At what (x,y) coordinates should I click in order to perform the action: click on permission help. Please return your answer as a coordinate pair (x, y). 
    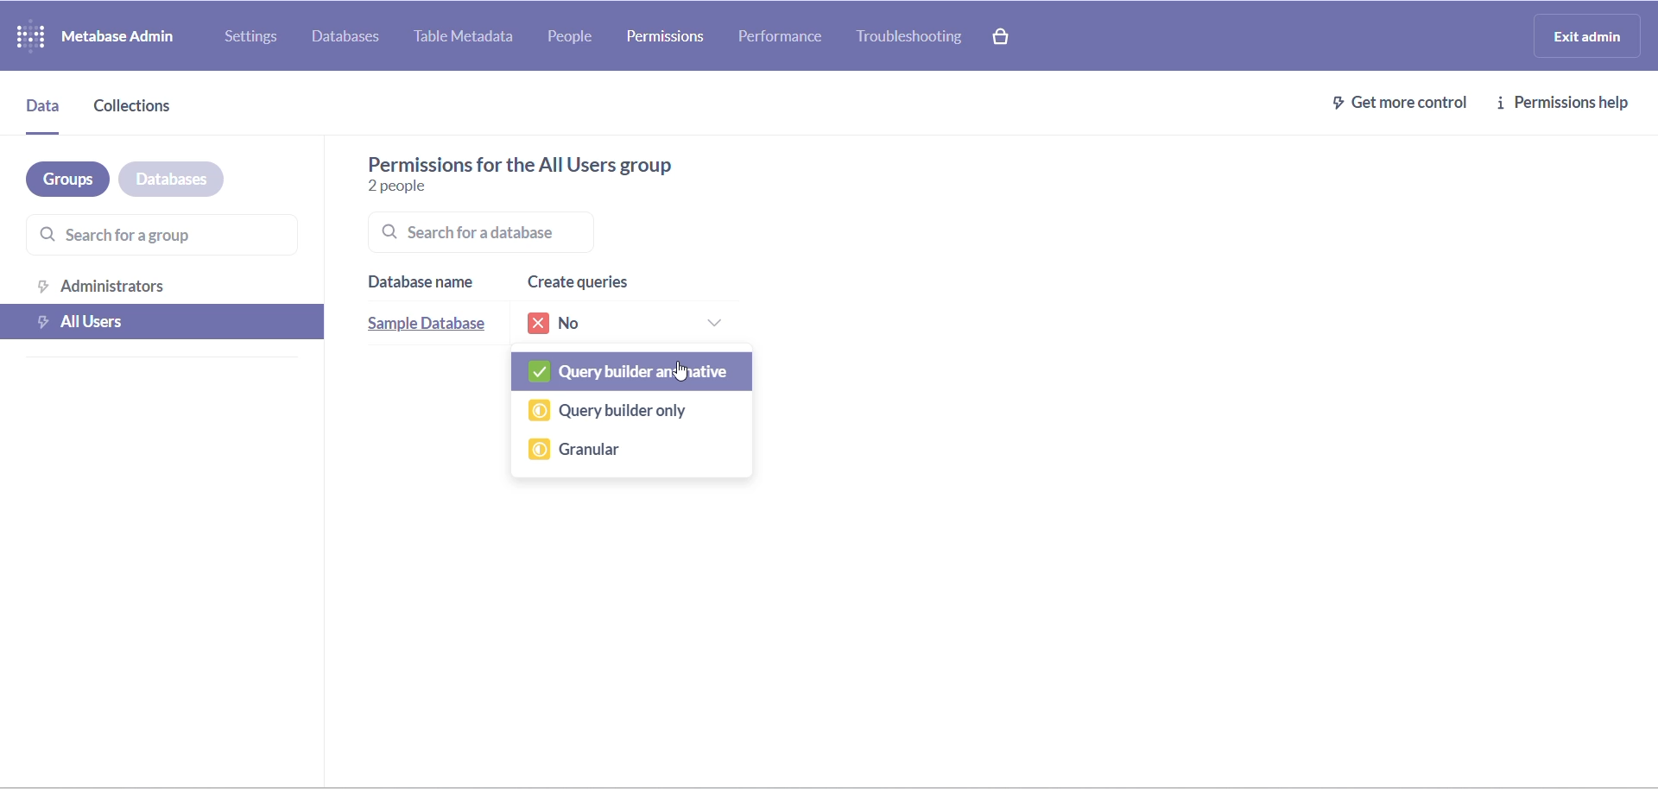
    Looking at the image, I should click on (1566, 106).